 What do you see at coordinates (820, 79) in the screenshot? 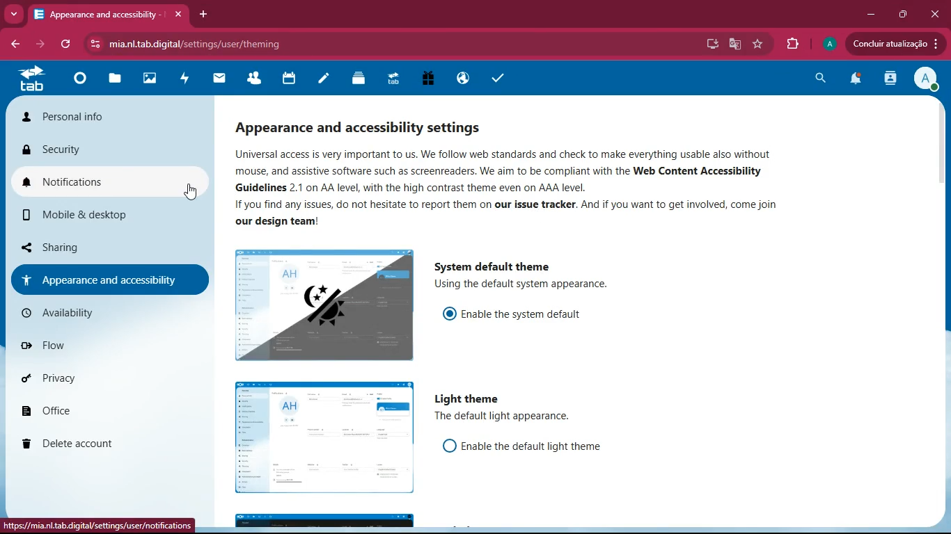
I see `search` at bounding box center [820, 79].